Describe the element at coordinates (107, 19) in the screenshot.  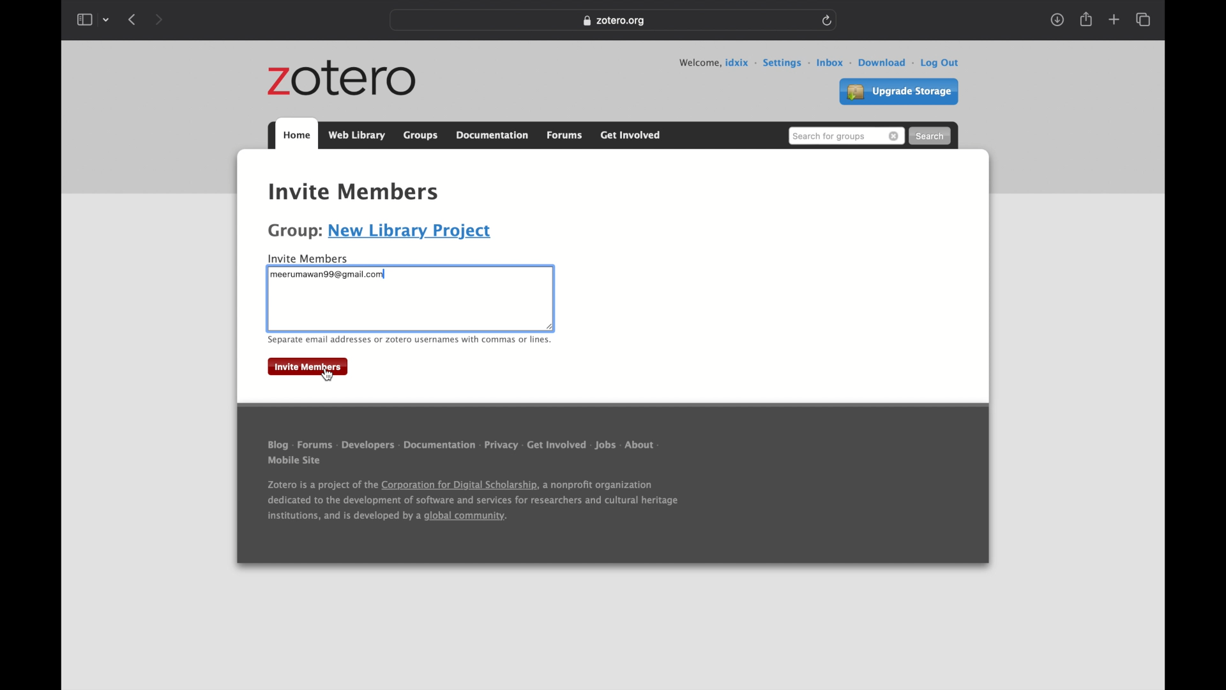
I see `tab group picker` at that location.